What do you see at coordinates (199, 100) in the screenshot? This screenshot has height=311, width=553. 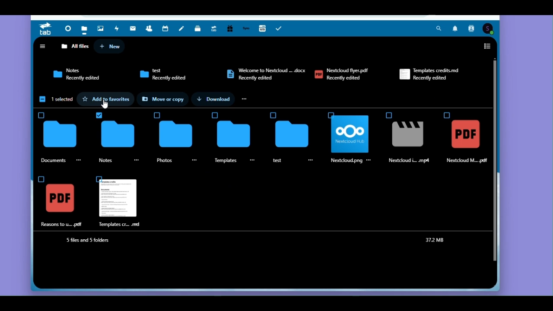 I see `Icon` at bounding box center [199, 100].